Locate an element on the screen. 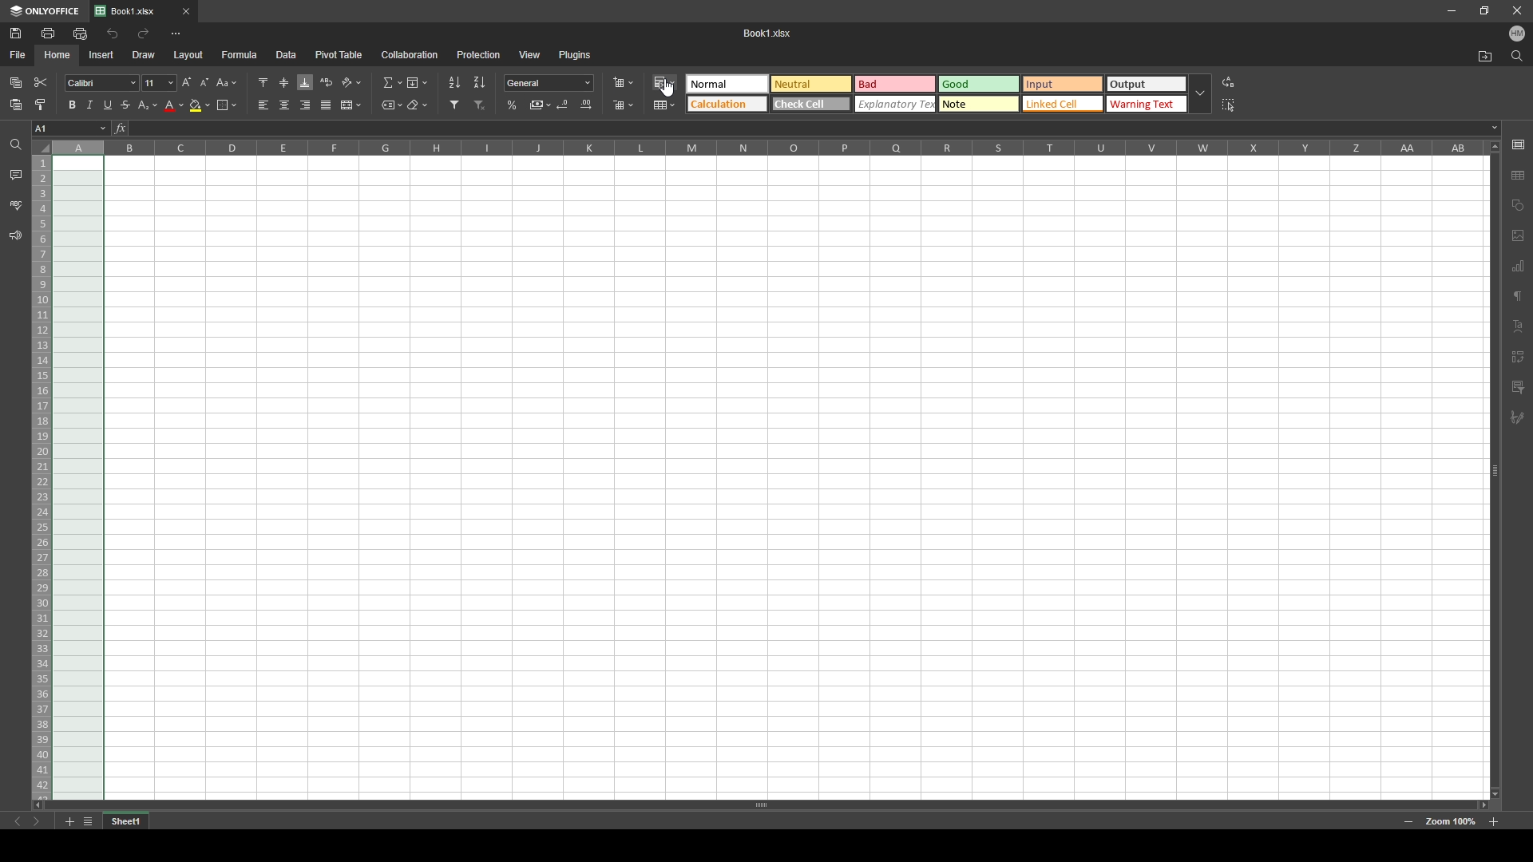 Image resolution: width=1533 pixels, height=862 pixels. undo is located at coordinates (113, 34).